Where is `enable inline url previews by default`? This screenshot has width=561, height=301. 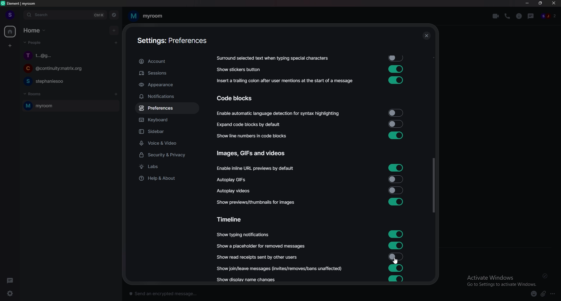 enable inline url previews by default is located at coordinates (257, 169).